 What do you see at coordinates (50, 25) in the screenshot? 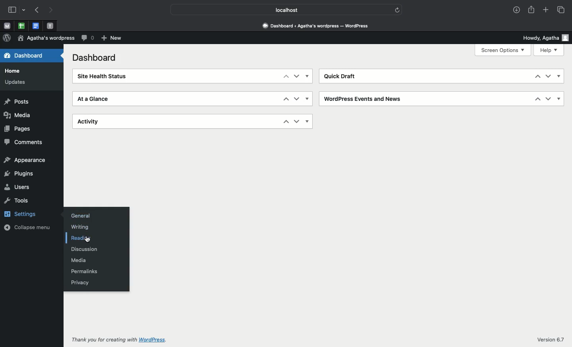
I see `Pinned tabs` at bounding box center [50, 25].